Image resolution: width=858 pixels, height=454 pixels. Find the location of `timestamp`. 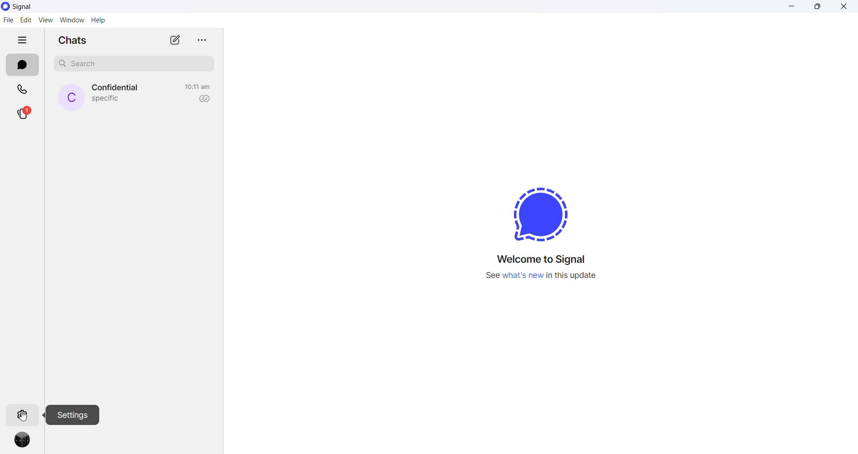

timestamp is located at coordinates (198, 87).